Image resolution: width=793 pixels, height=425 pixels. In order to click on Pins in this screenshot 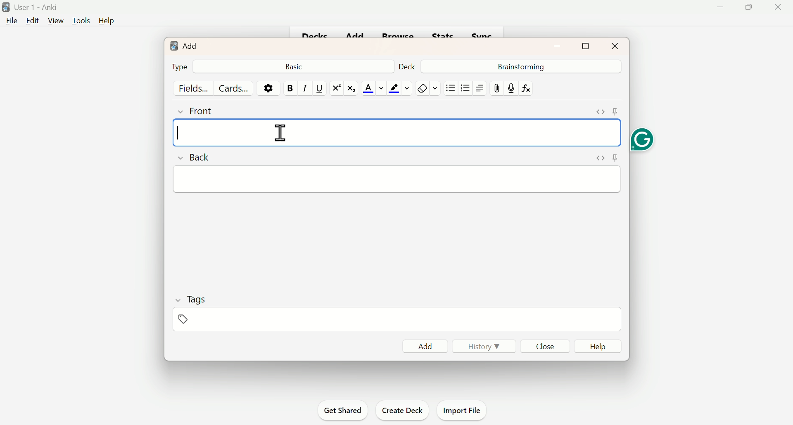, I will do `click(604, 158)`.